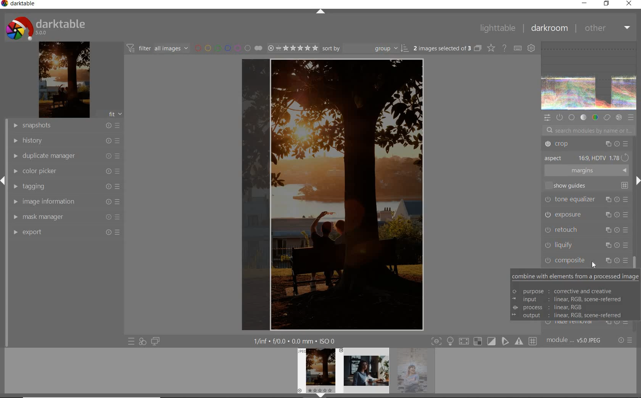 The image size is (641, 398). Describe the element at coordinates (586, 215) in the screenshot. I see `exposure` at that location.